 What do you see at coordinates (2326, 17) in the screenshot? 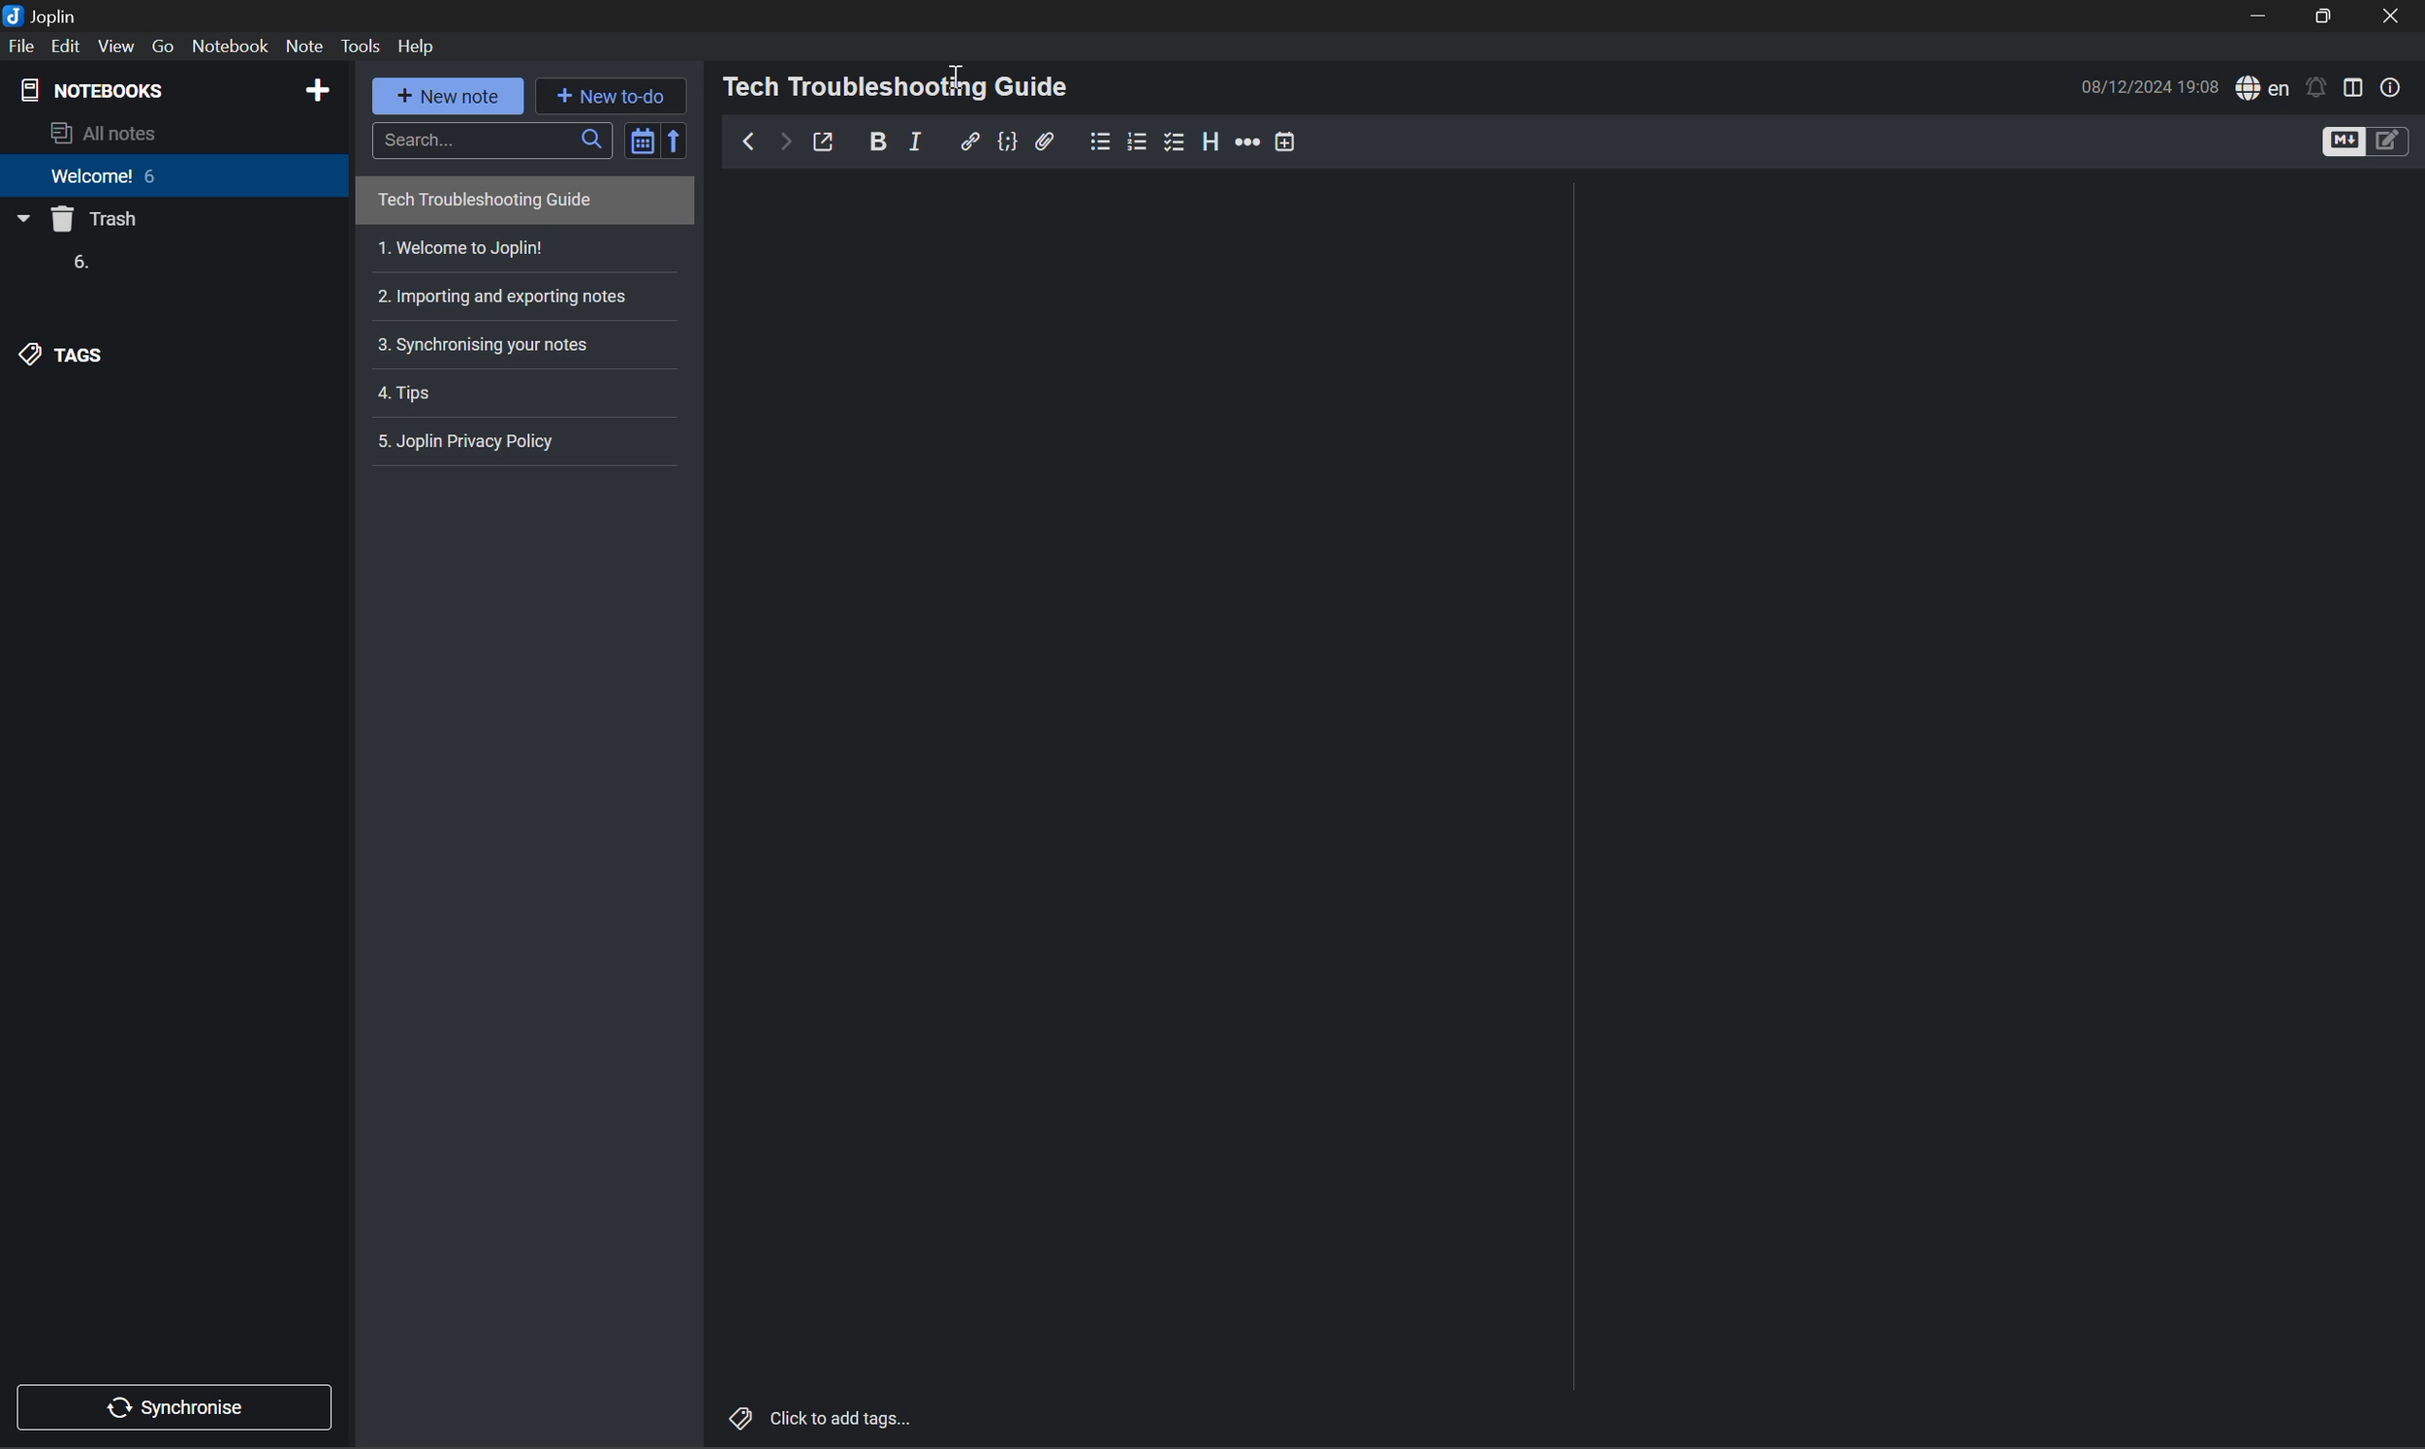
I see `Restore Down` at bounding box center [2326, 17].